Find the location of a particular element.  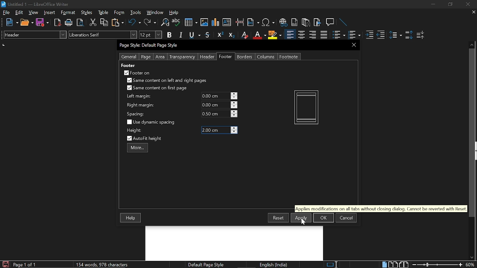

increase right margin is located at coordinates (234, 103).